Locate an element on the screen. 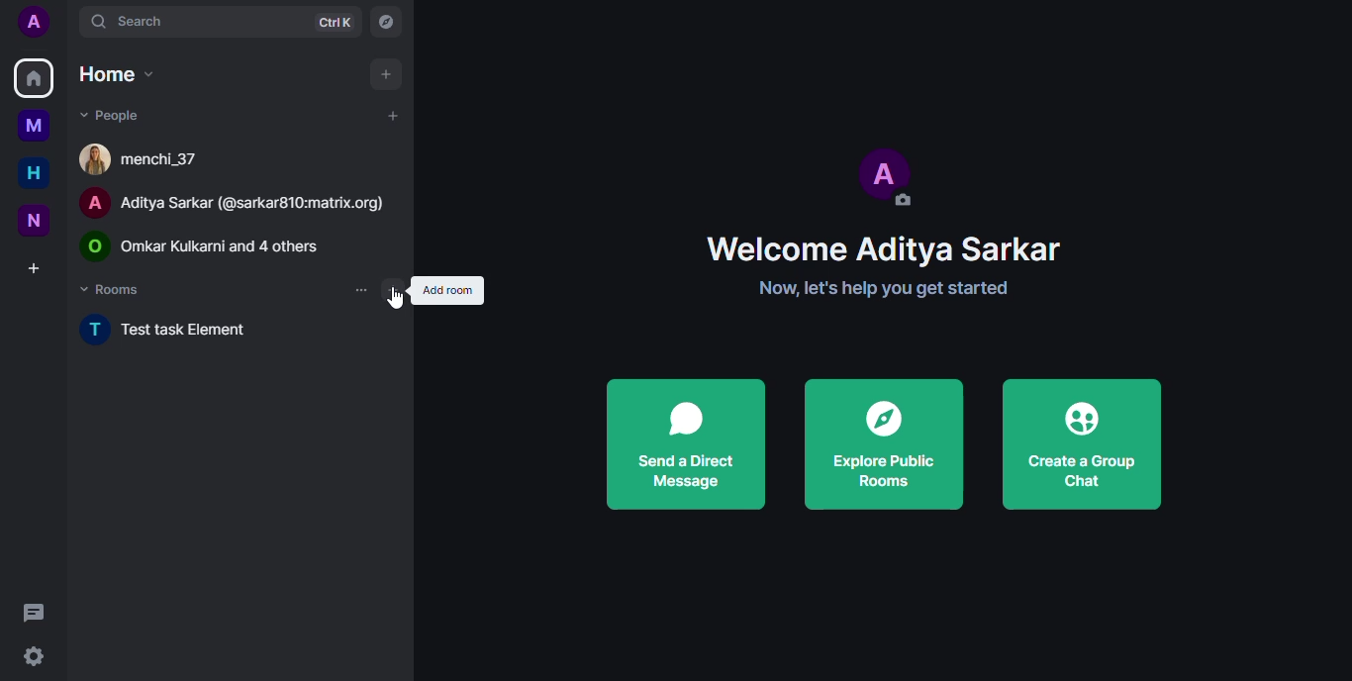 The image size is (1352, 681). Welcome Aditya Sarkar is located at coordinates (842, 245).